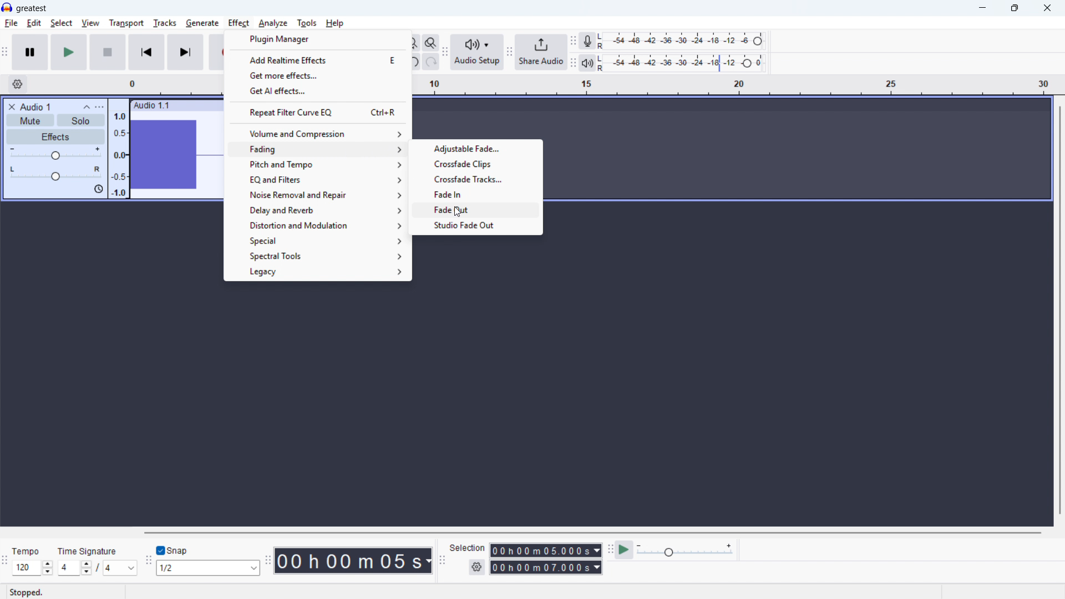 This screenshot has width=1065, height=599. What do you see at coordinates (546, 567) in the screenshot?
I see `Selection end time` at bounding box center [546, 567].